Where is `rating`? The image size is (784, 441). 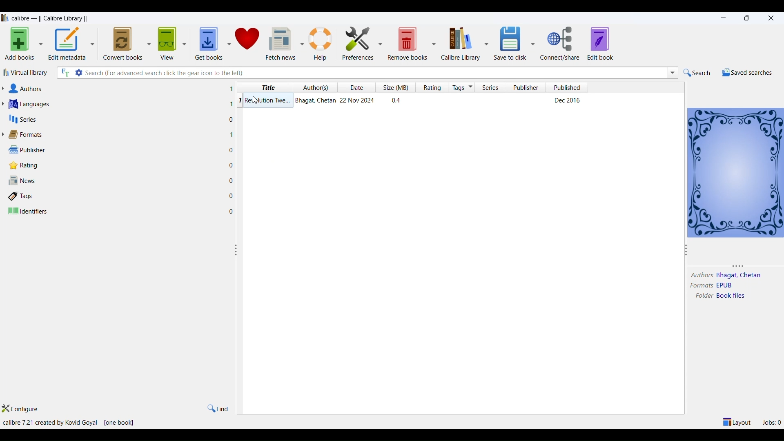
rating is located at coordinates (22, 165).